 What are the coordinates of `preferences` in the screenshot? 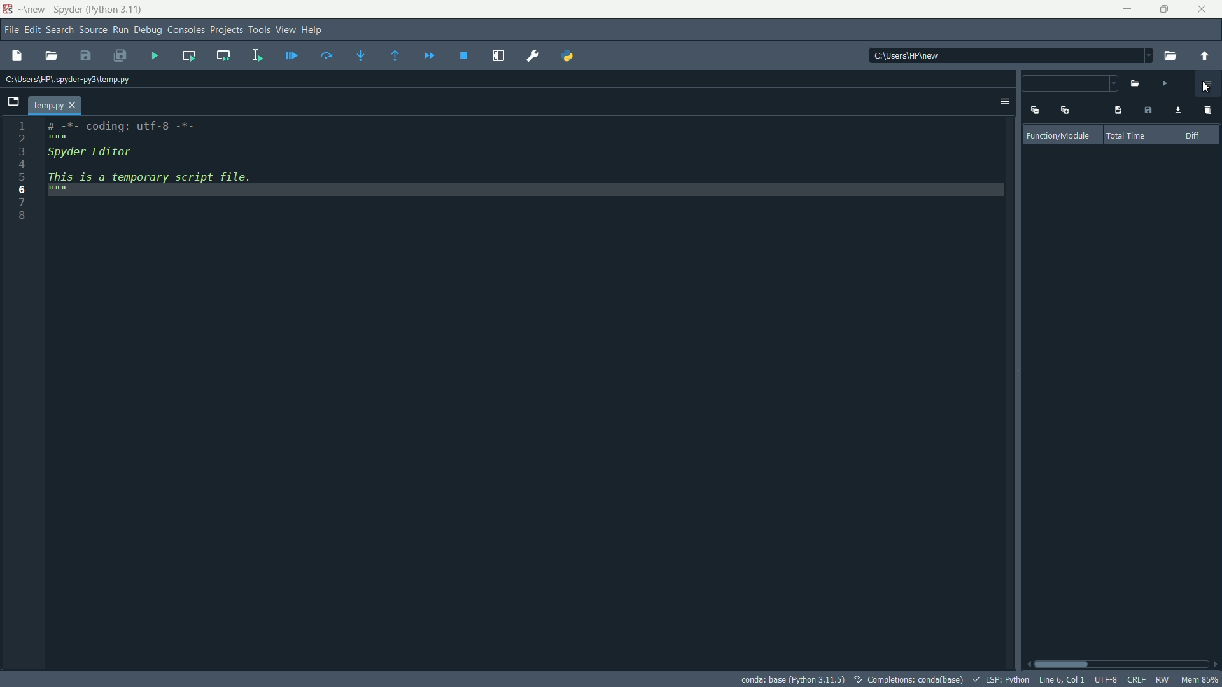 It's located at (533, 57).